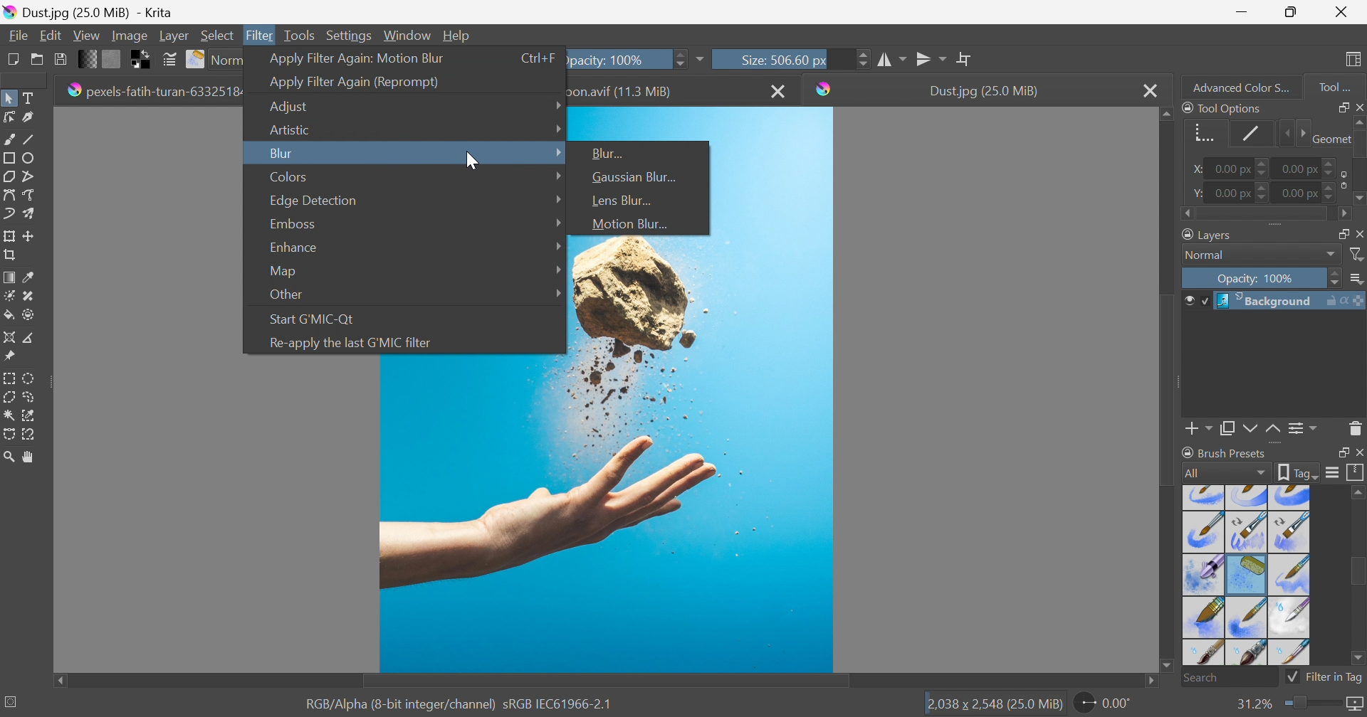 This screenshot has height=717, width=1367. Describe the element at coordinates (9, 355) in the screenshot. I see `Reference images tool` at that location.